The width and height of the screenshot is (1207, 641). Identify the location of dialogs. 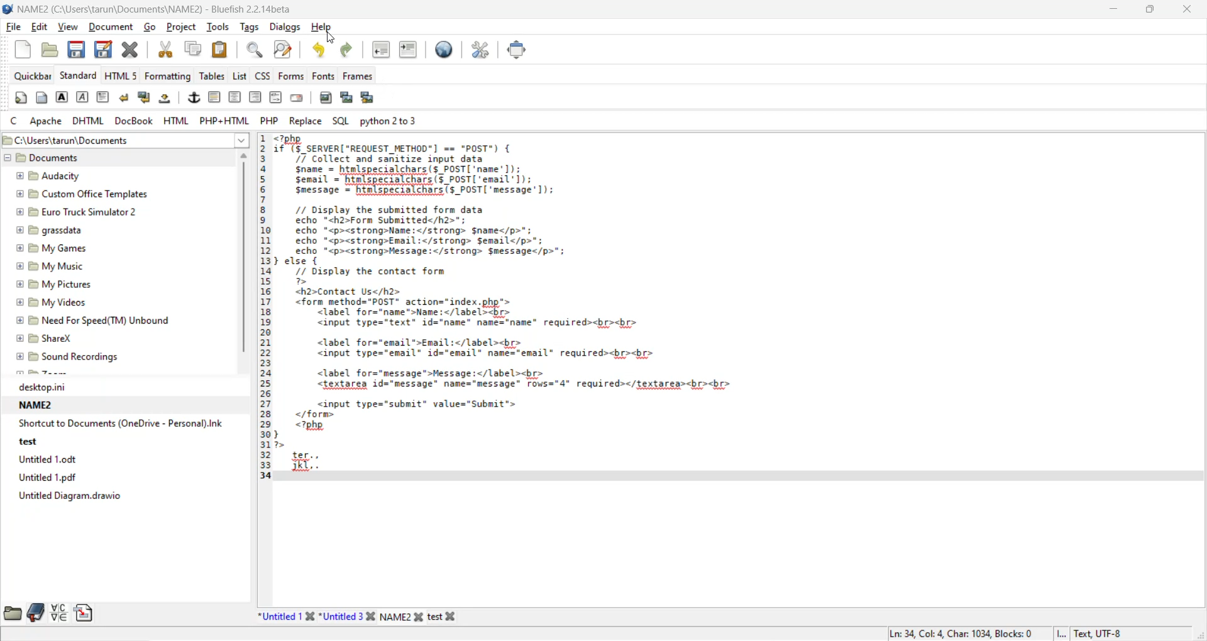
(287, 27).